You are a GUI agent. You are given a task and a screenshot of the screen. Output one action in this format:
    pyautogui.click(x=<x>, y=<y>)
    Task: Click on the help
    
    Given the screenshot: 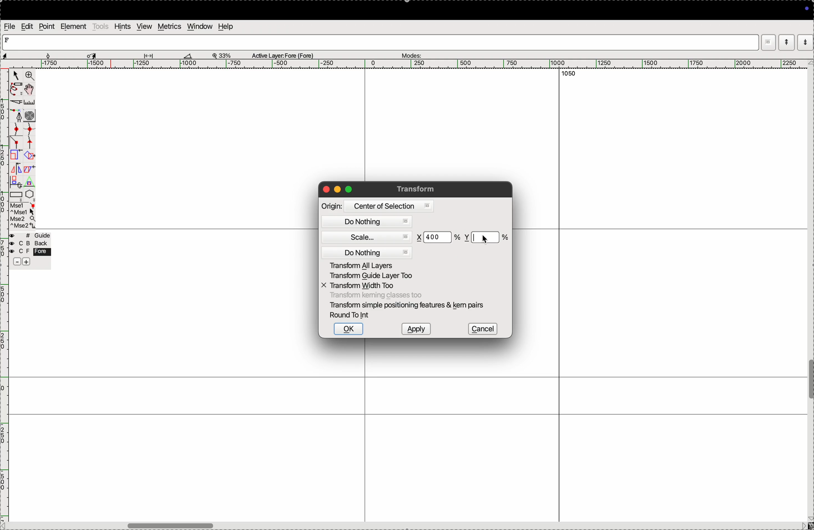 What is the action you would take?
    pyautogui.click(x=225, y=26)
    